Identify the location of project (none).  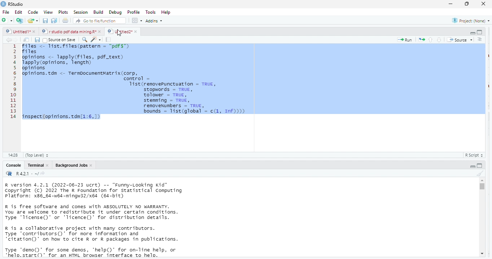
(469, 21).